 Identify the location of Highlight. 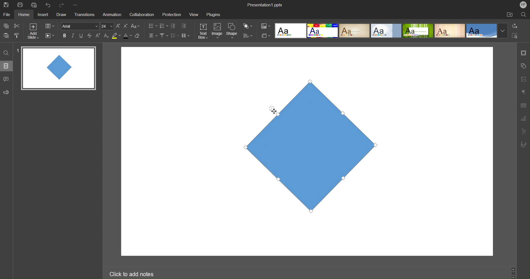
(116, 36).